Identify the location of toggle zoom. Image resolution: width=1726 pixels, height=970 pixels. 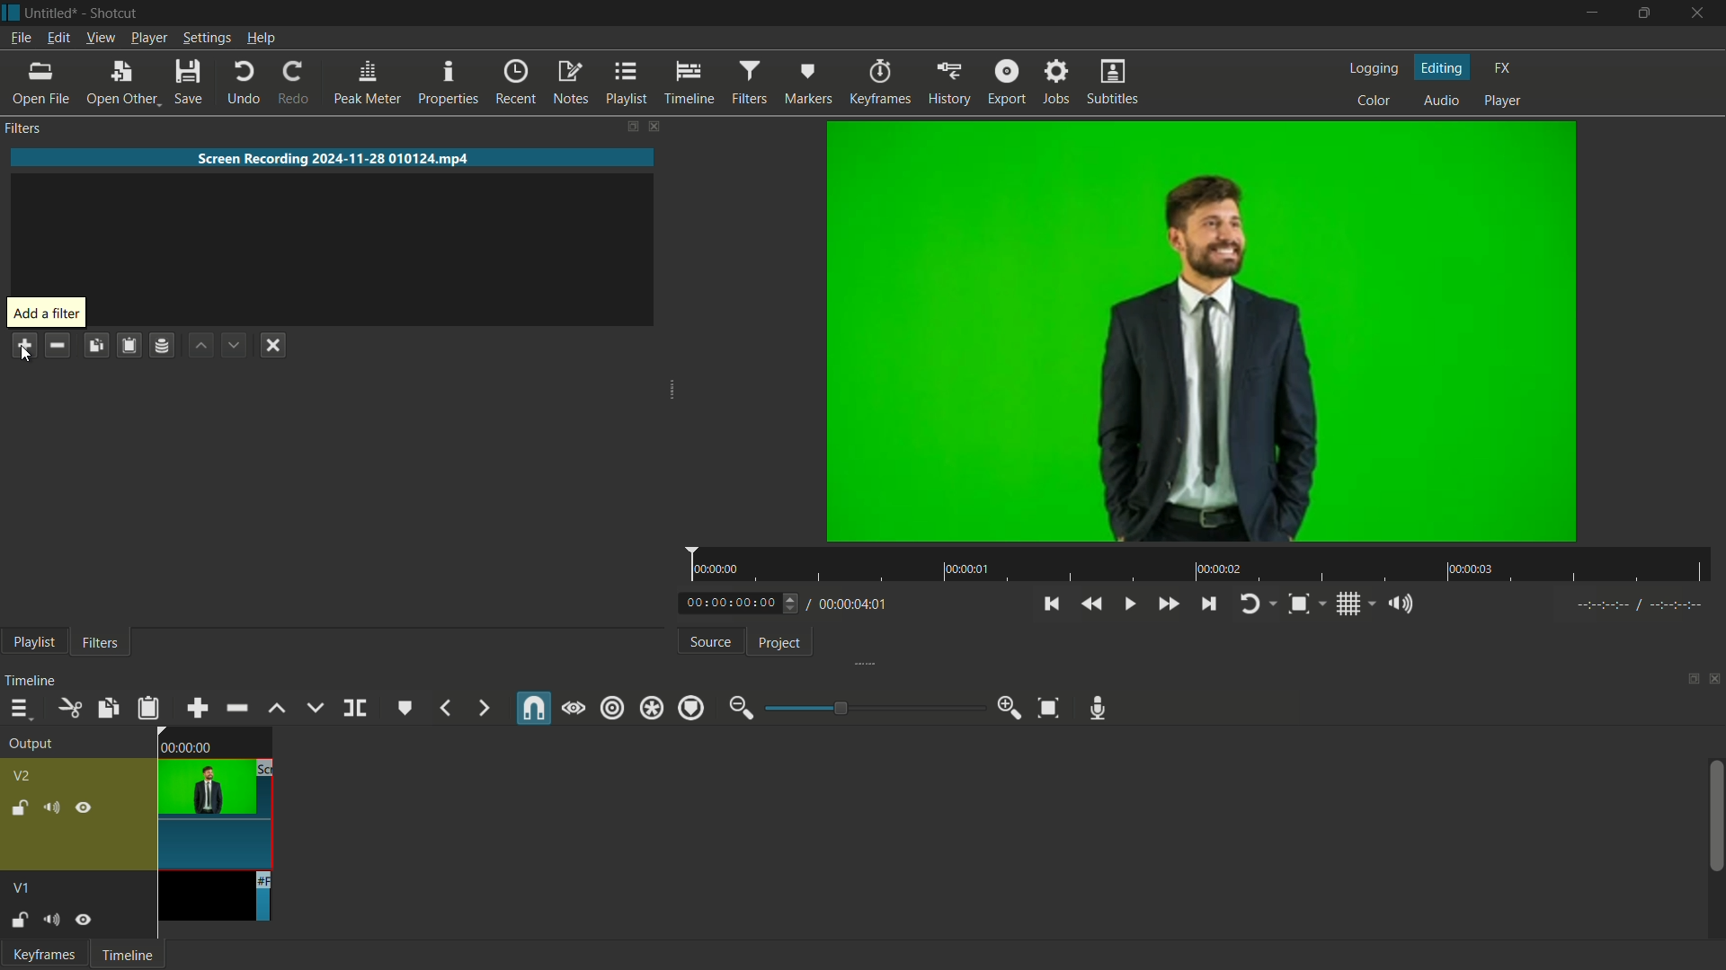
(1298, 604).